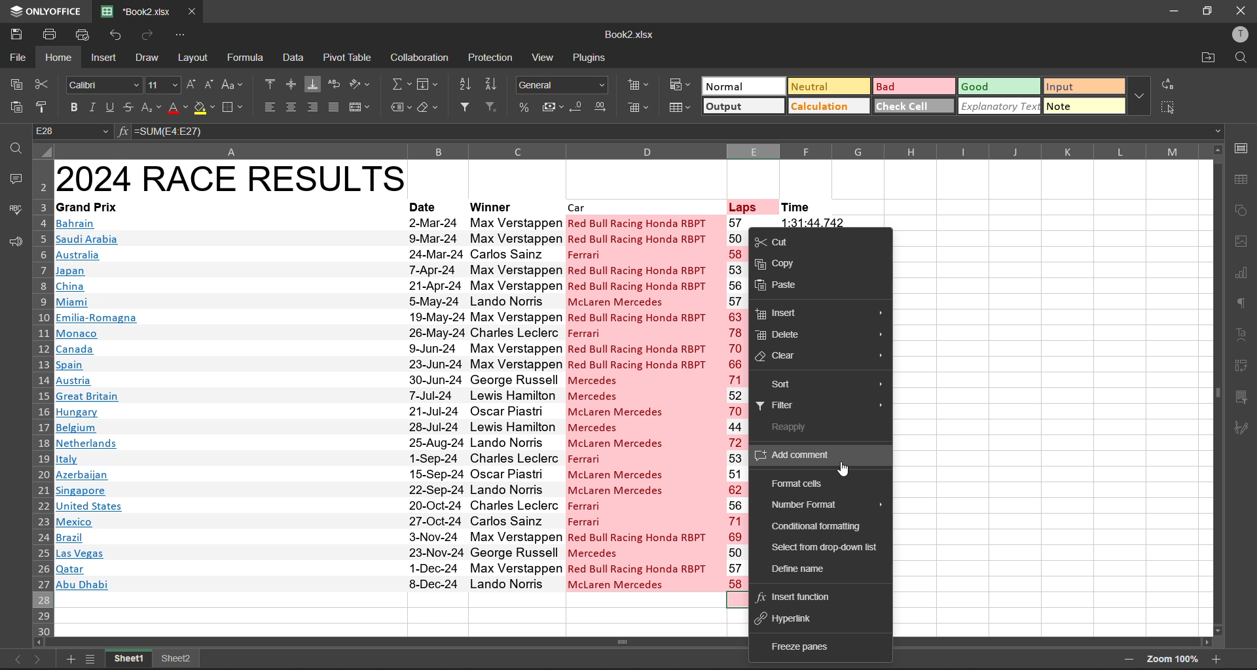  What do you see at coordinates (803, 648) in the screenshot?
I see `freeze panes` at bounding box center [803, 648].